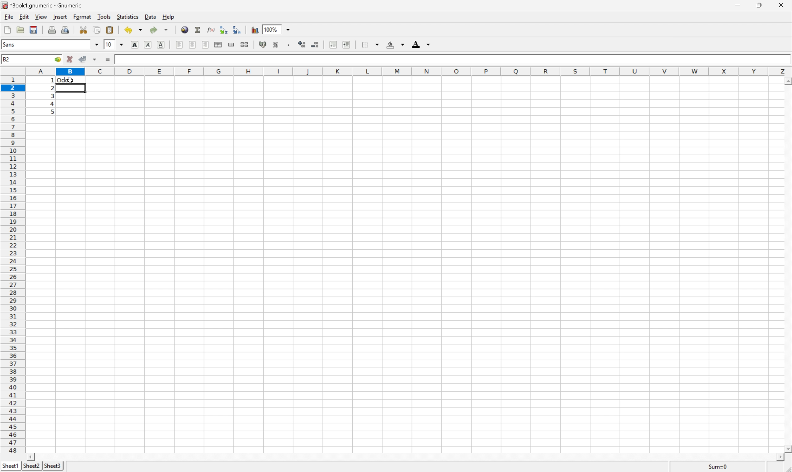  What do you see at coordinates (134, 30) in the screenshot?
I see `Undo` at bounding box center [134, 30].